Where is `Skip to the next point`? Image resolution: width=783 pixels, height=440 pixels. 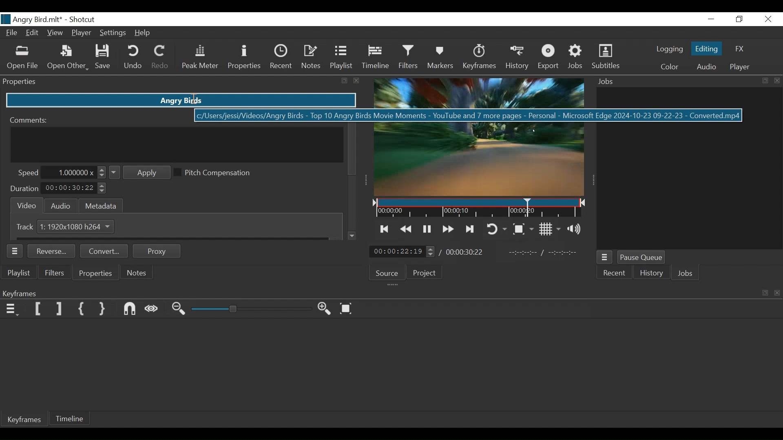 Skip to the next point is located at coordinates (471, 229).